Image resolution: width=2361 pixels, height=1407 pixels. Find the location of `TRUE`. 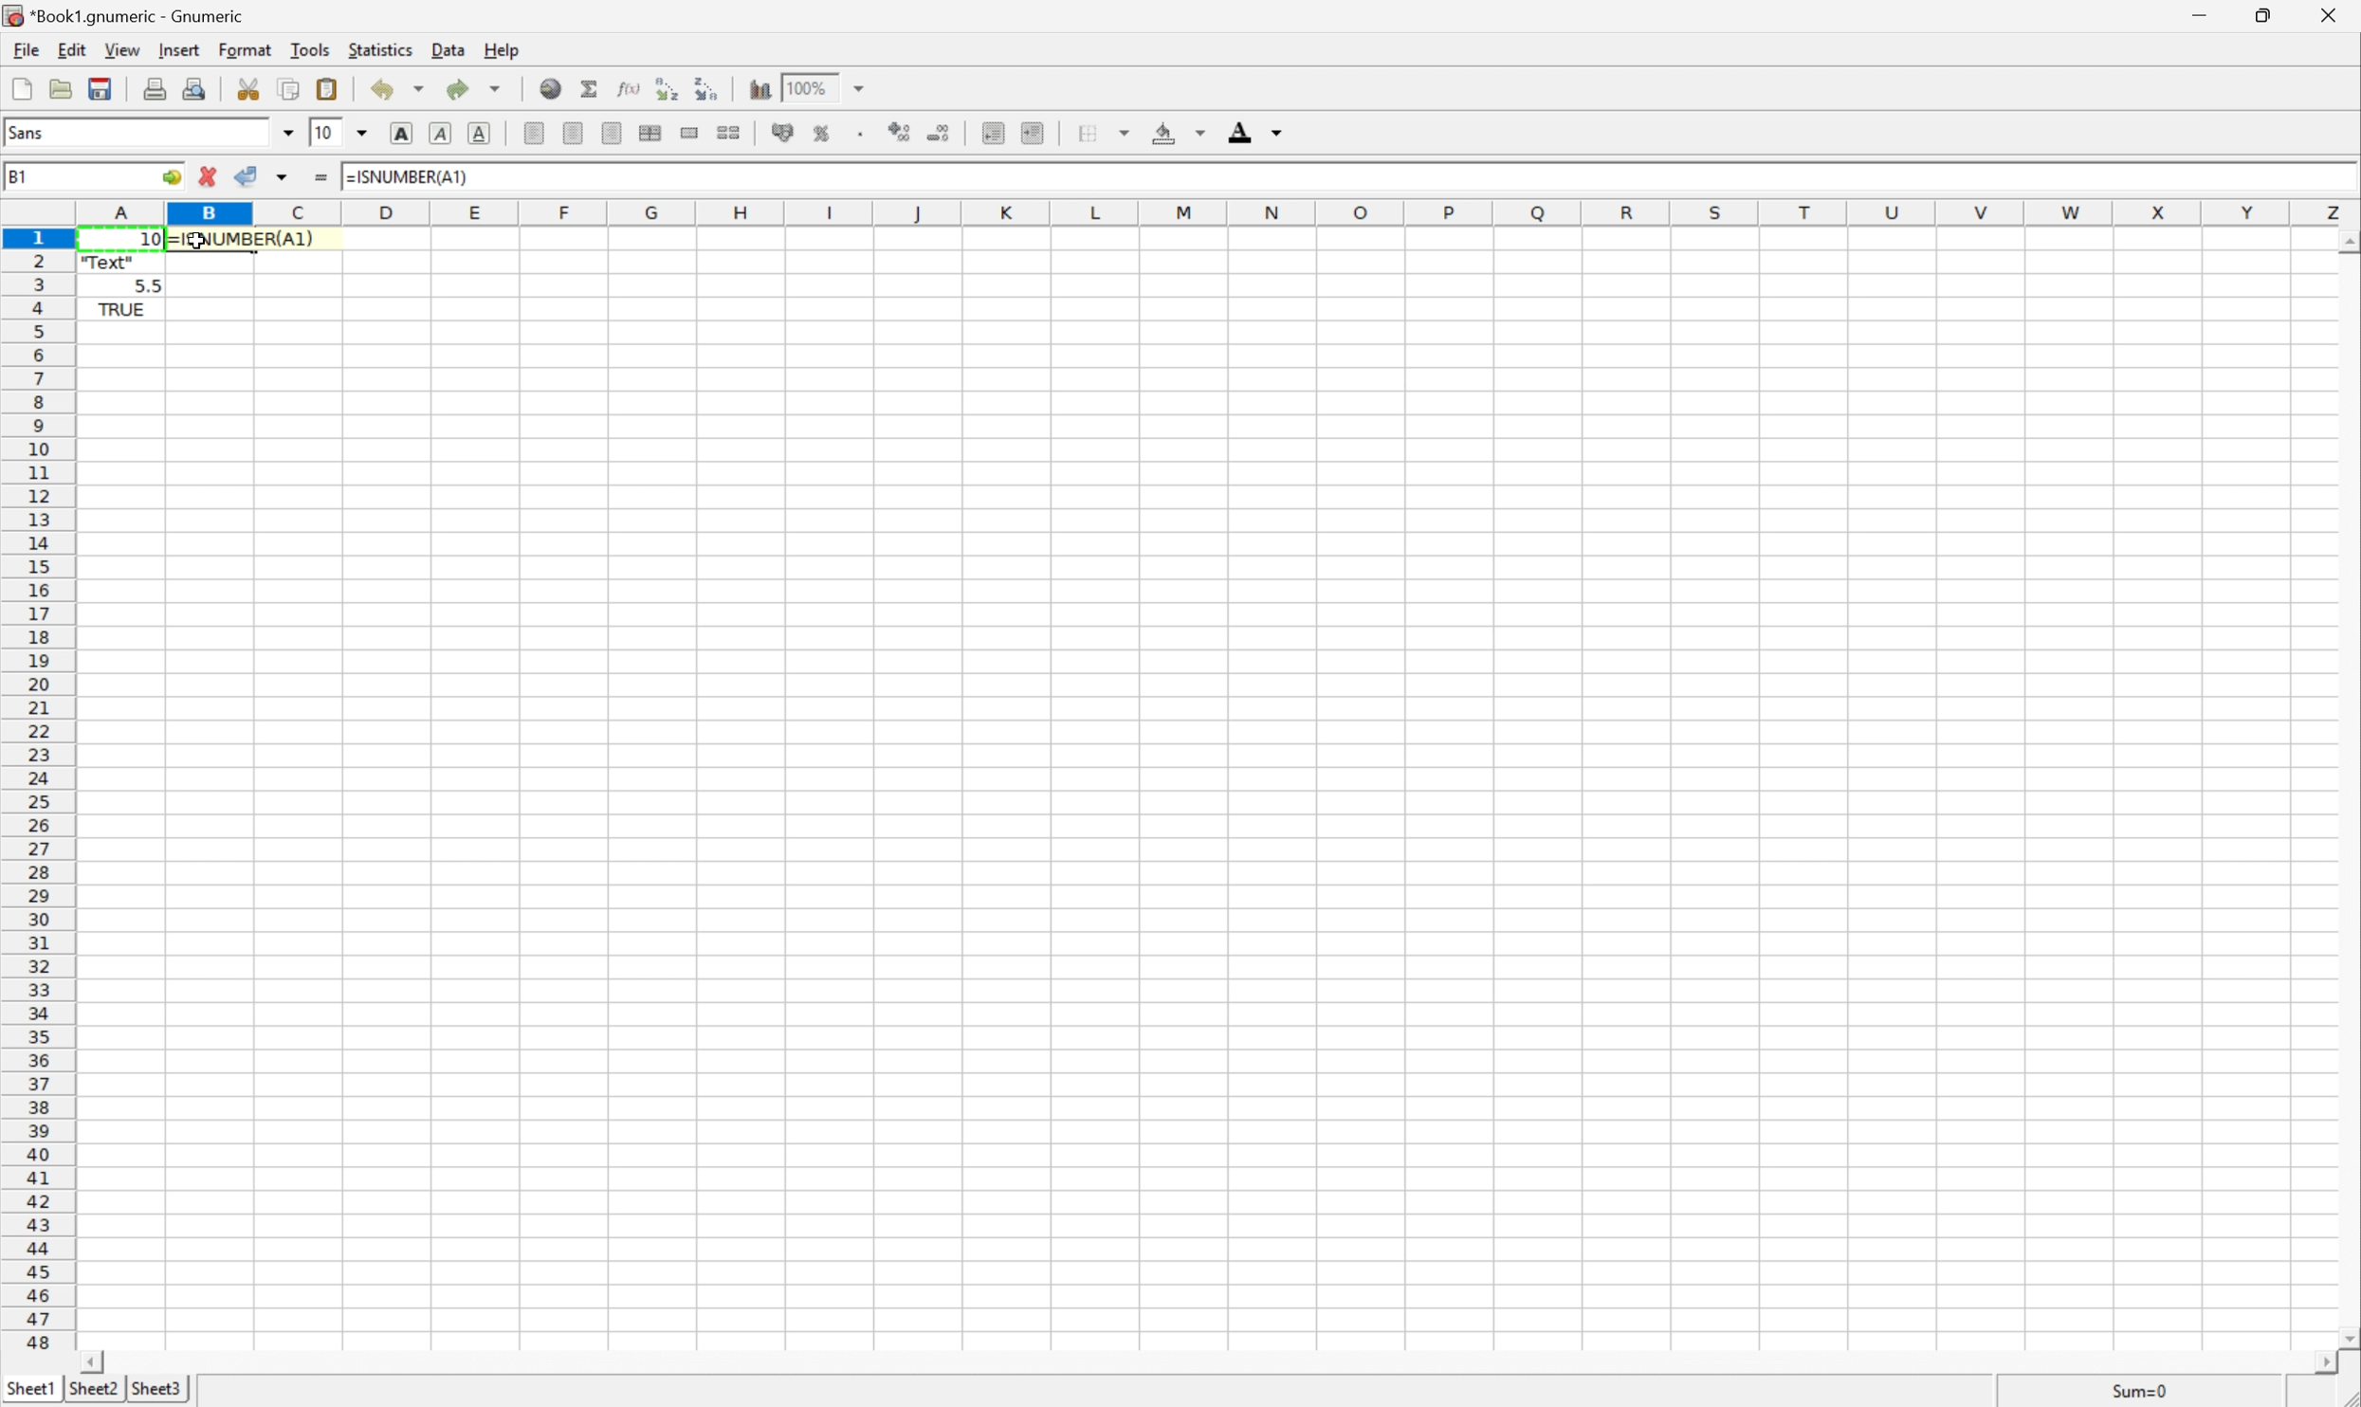

TRUE is located at coordinates (121, 312).